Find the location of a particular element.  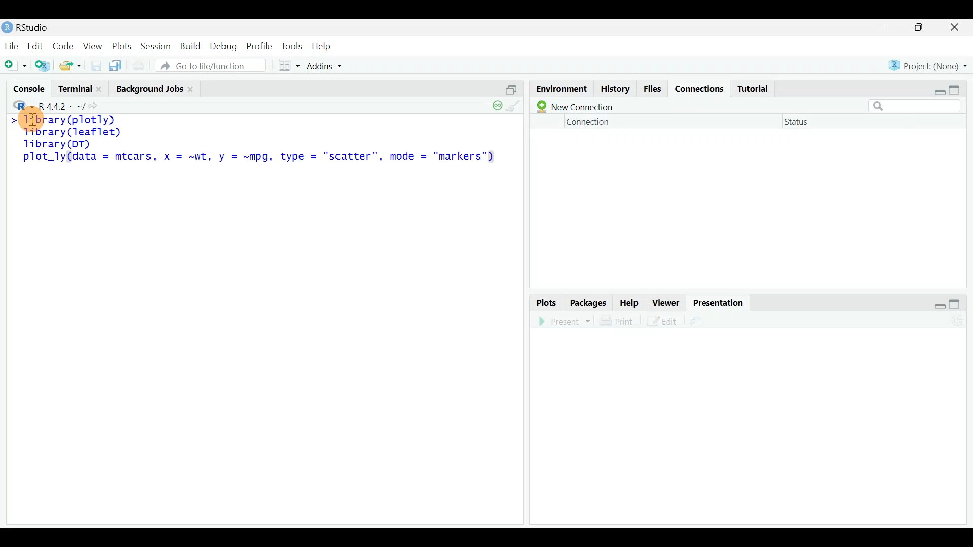

Print current file is located at coordinates (138, 66).